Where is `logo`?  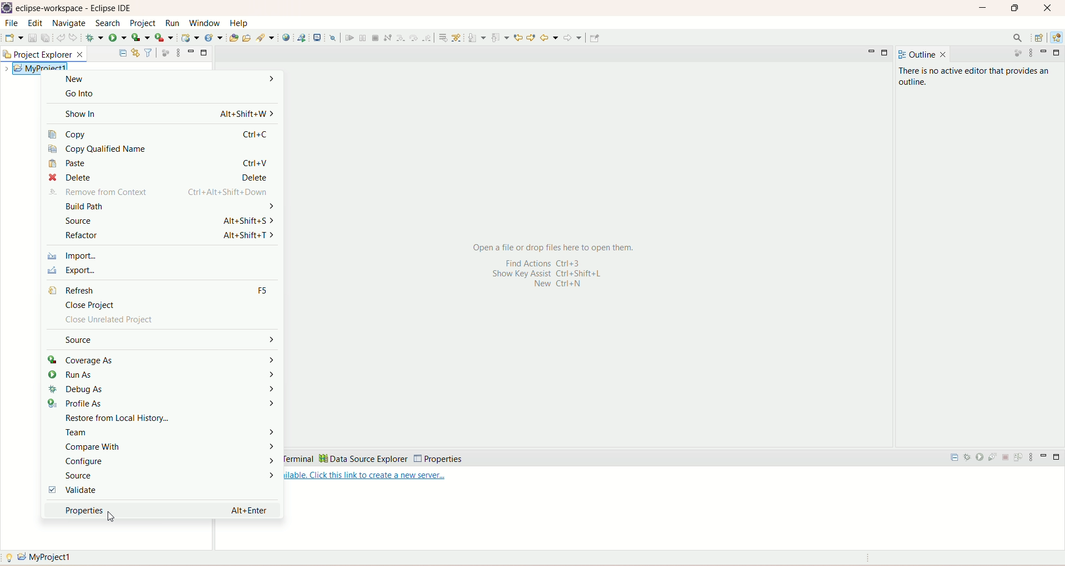 logo is located at coordinates (8, 8).